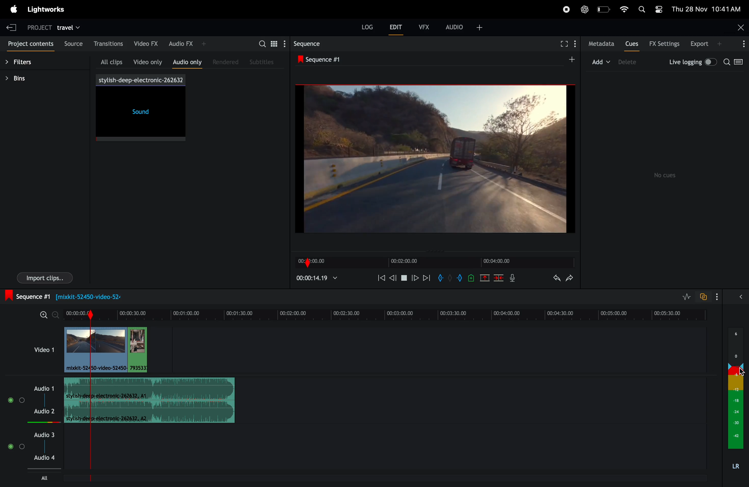 This screenshot has height=487, width=749. Describe the element at coordinates (504, 262) in the screenshot. I see `frame time` at that location.